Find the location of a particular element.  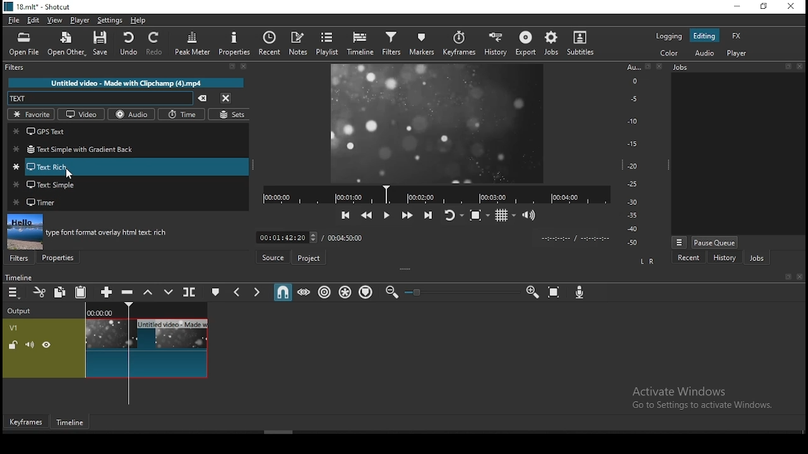

timer is located at coordinates (129, 204).